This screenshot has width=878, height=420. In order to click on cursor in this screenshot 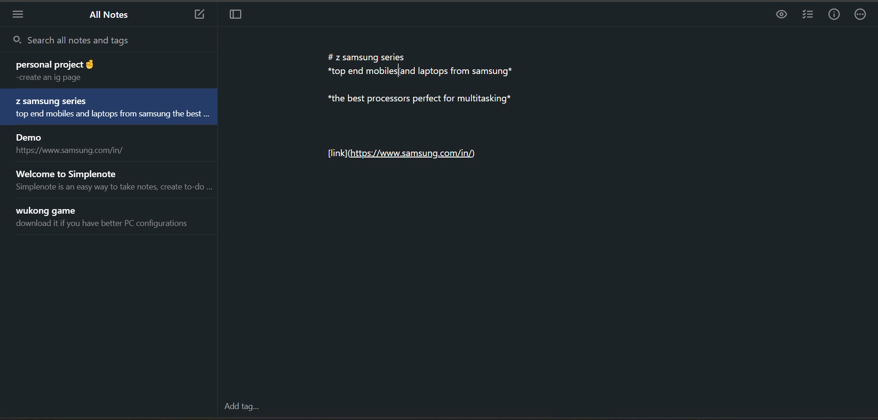, I will do `click(402, 70)`.